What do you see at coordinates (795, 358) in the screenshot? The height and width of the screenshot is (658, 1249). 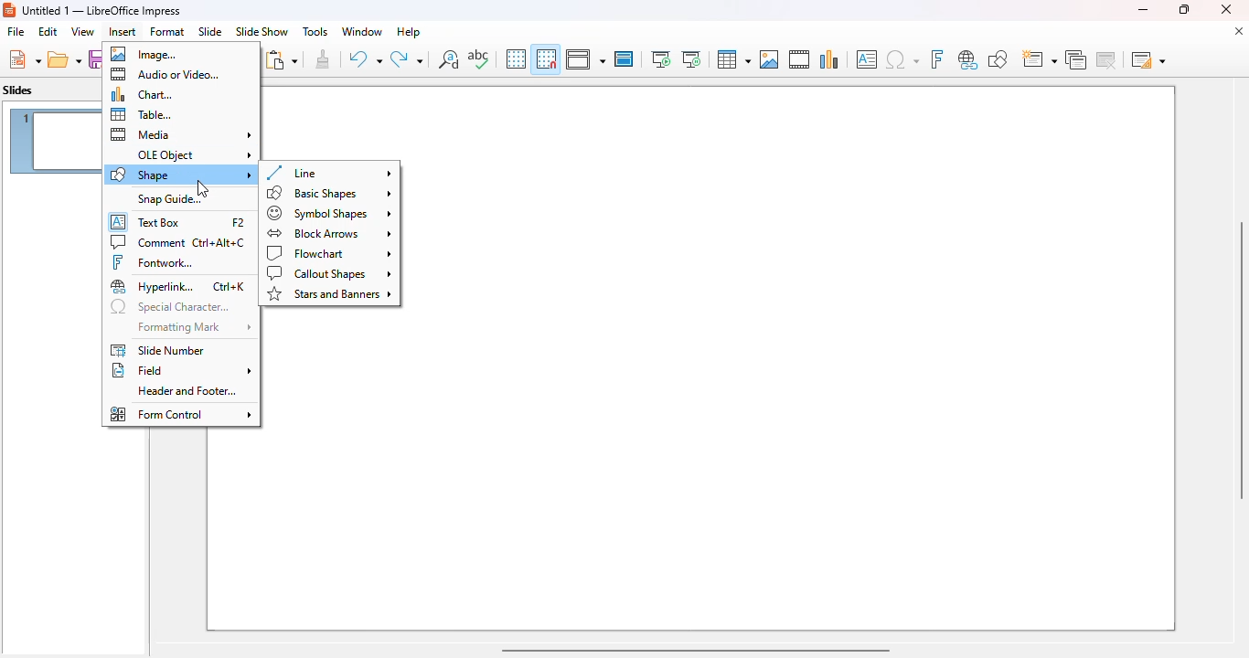 I see `slide 1` at bounding box center [795, 358].